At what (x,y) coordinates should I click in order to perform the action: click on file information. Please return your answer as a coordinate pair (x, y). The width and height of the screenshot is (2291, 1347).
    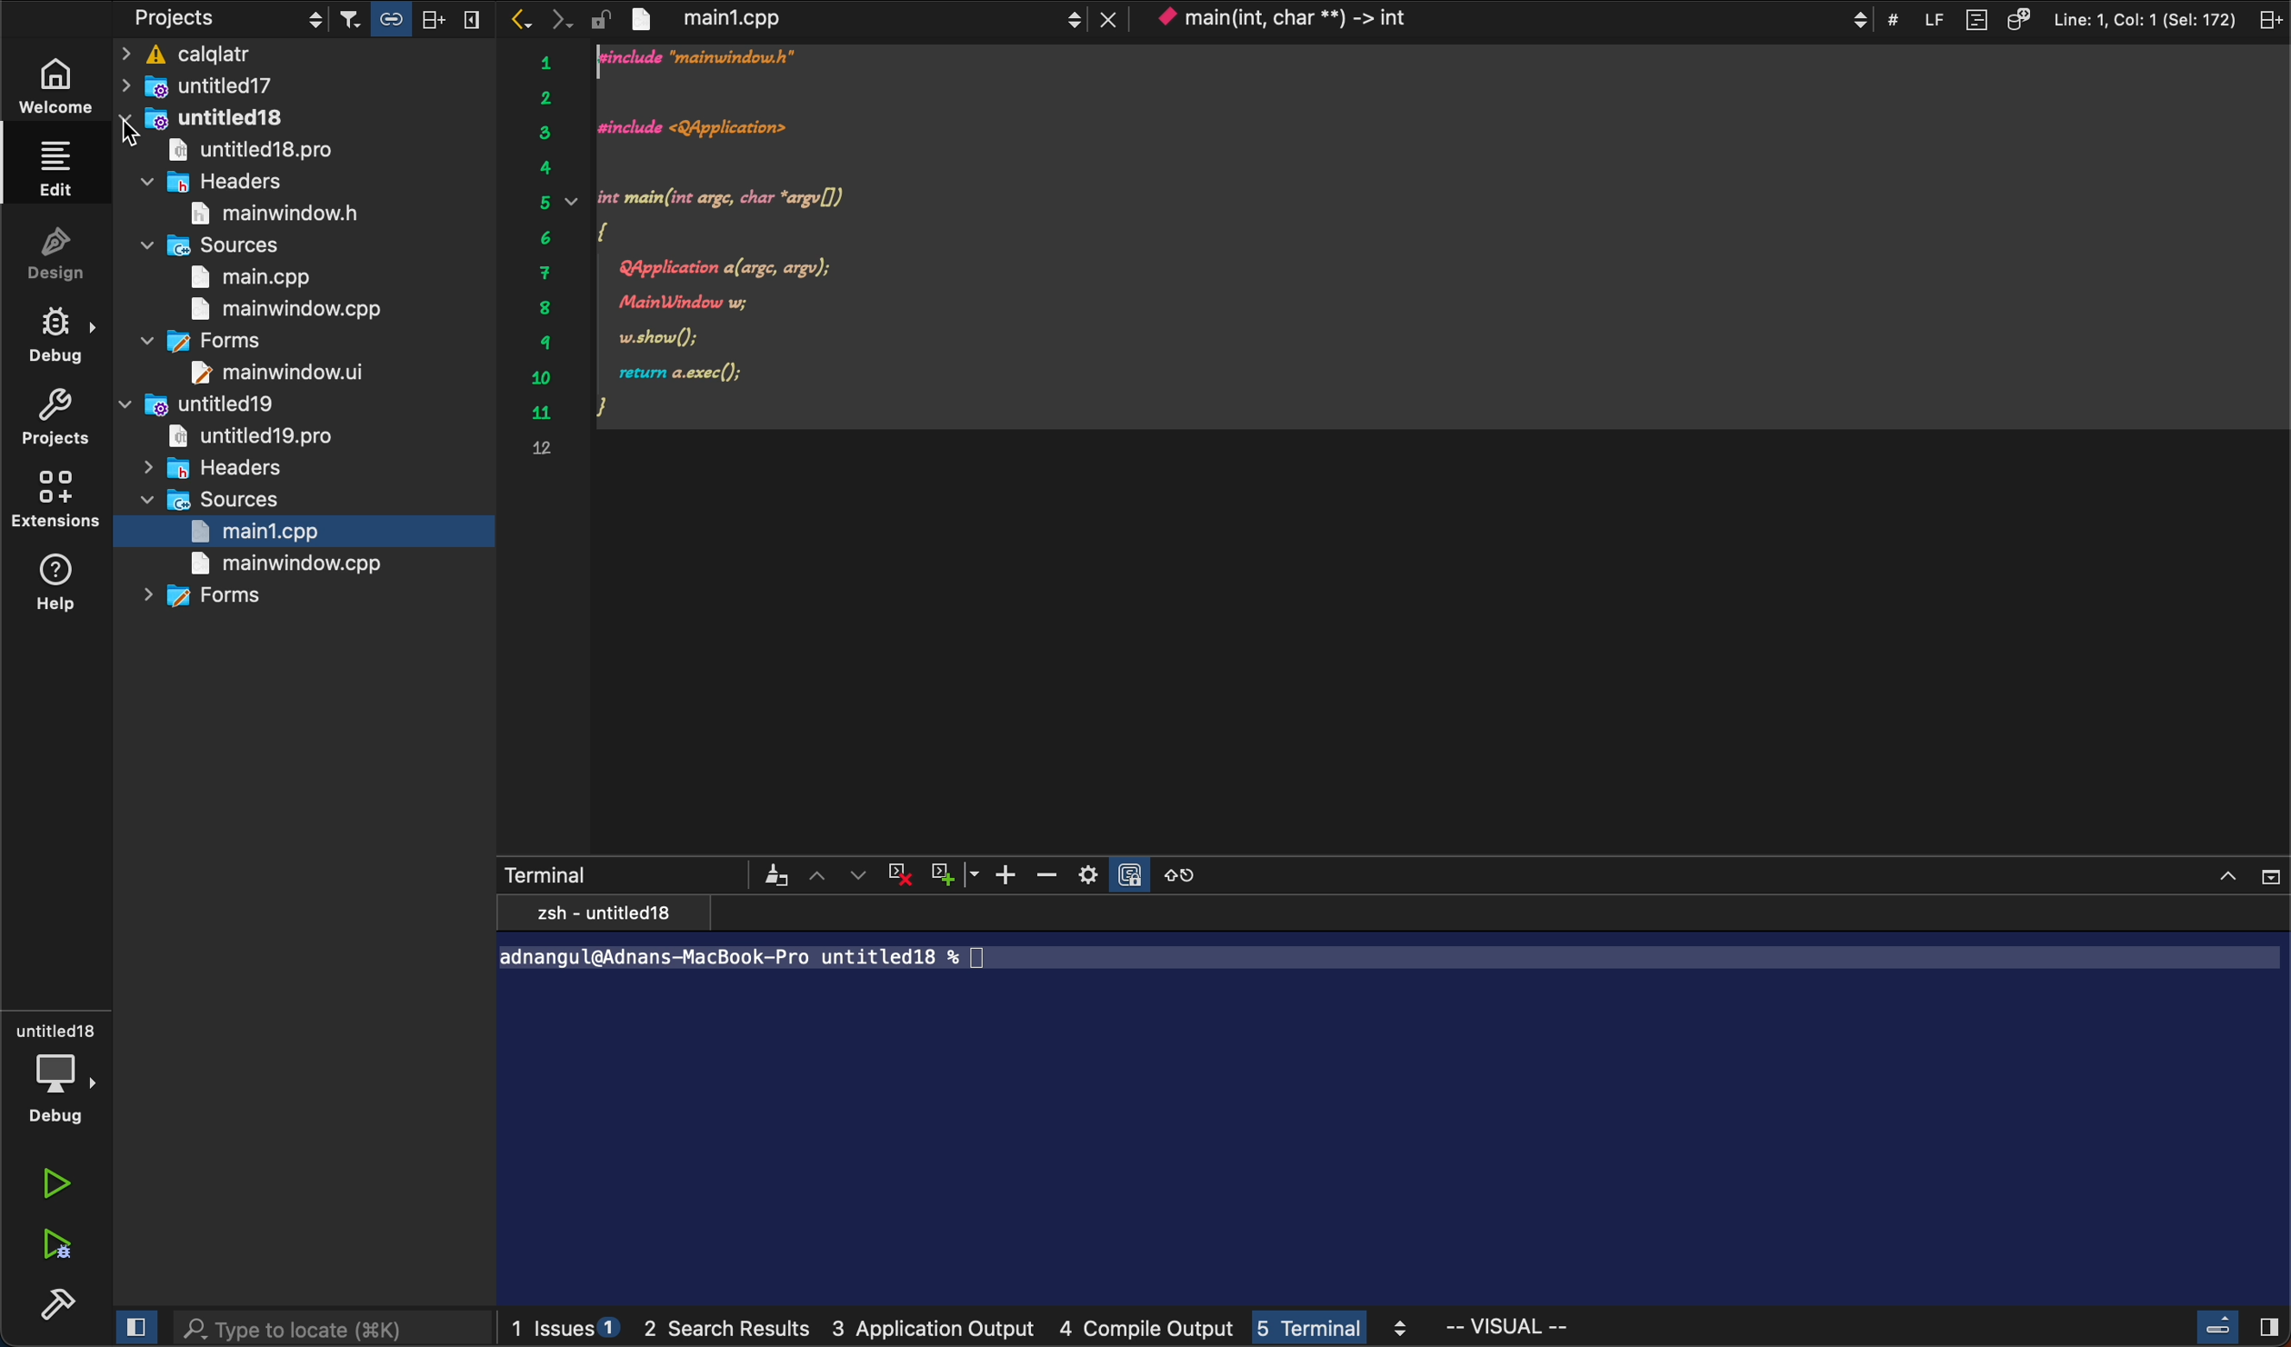
    Looking at the image, I should click on (2063, 19).